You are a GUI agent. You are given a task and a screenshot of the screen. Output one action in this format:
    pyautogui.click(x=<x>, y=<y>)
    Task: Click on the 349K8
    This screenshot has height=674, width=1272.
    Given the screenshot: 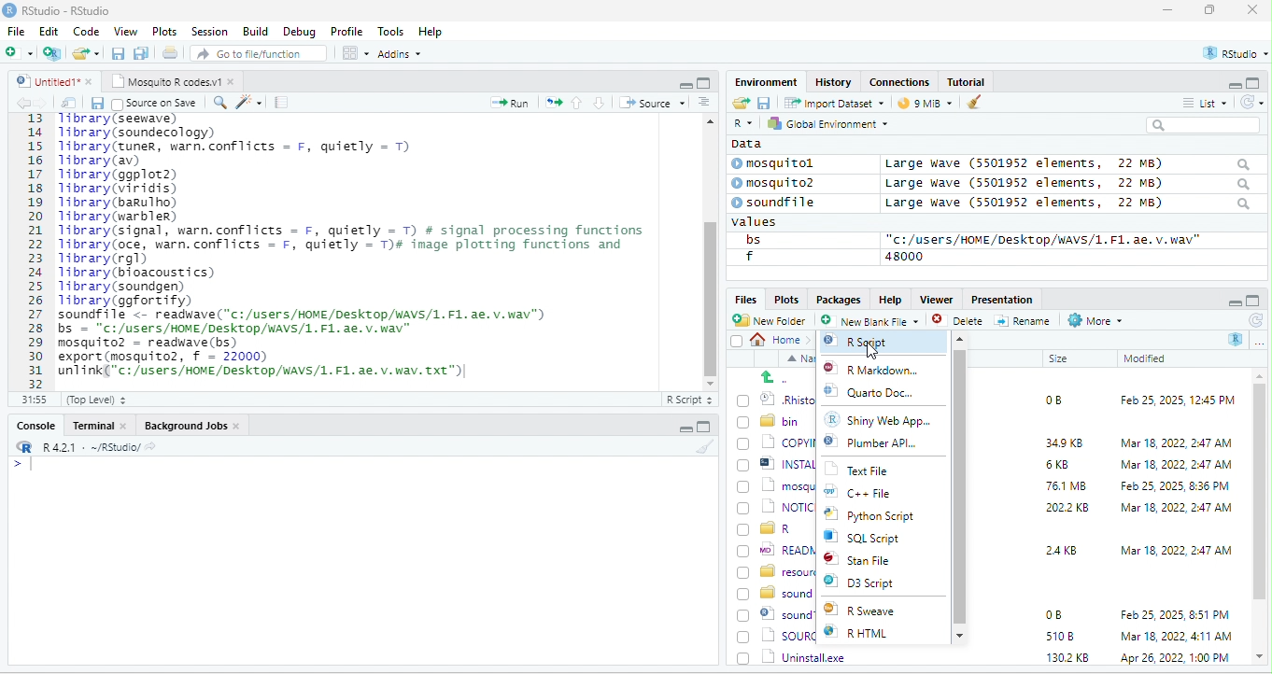 What is the action you would take?
    pyautogui.click(x=1065, y=443)
    